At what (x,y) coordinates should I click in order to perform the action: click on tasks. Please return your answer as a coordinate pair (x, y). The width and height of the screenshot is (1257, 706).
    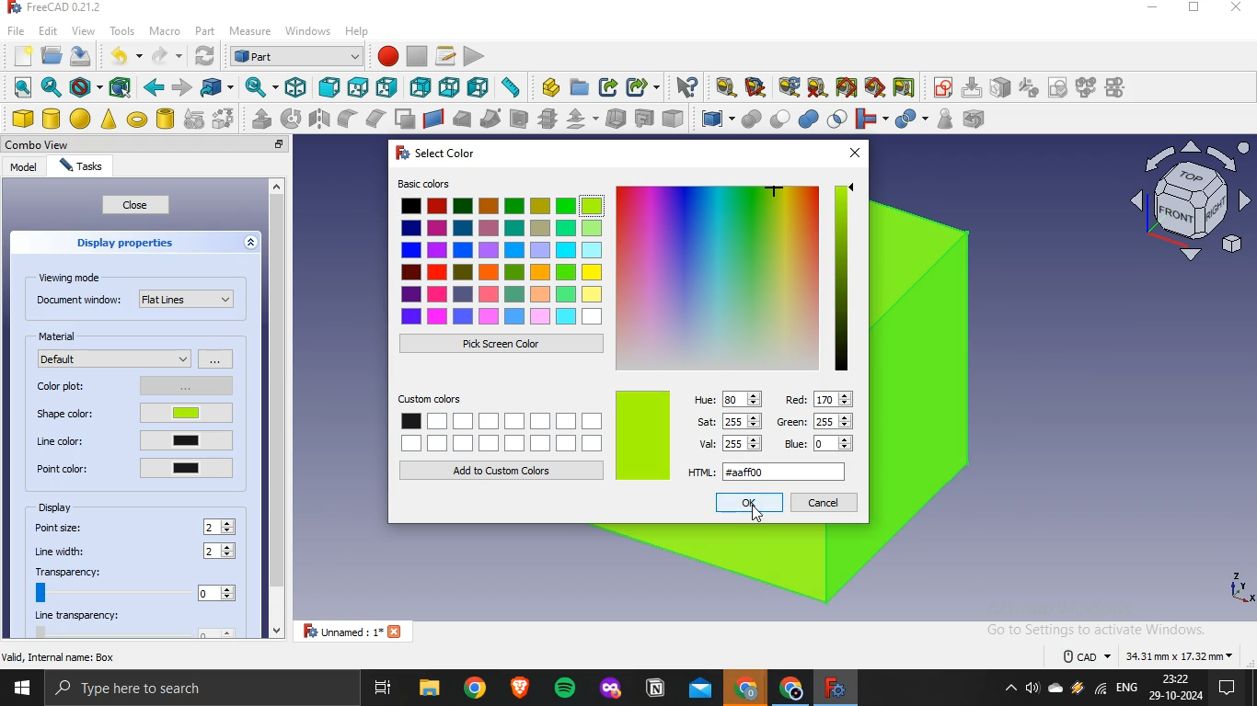
    Looking at the image, I should click on (79, 167).